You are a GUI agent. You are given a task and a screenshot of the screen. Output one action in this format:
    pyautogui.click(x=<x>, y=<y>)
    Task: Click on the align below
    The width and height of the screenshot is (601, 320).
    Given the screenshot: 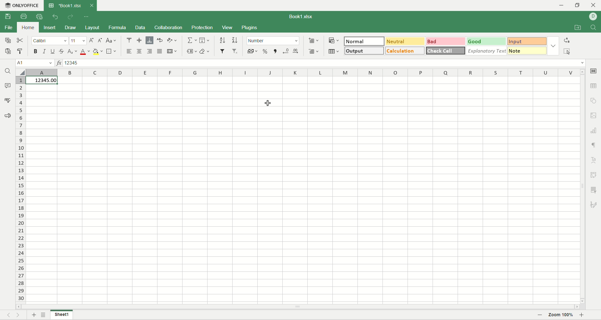 What is the action you would take?
    pyautogui.click(x=149, y=41)
    